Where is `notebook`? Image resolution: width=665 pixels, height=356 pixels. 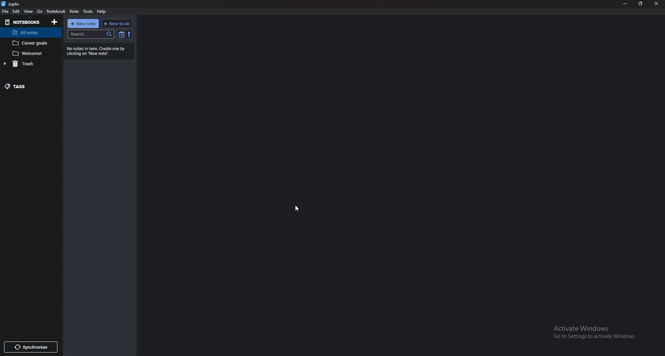
notebook is located at coordinates (56, 11).